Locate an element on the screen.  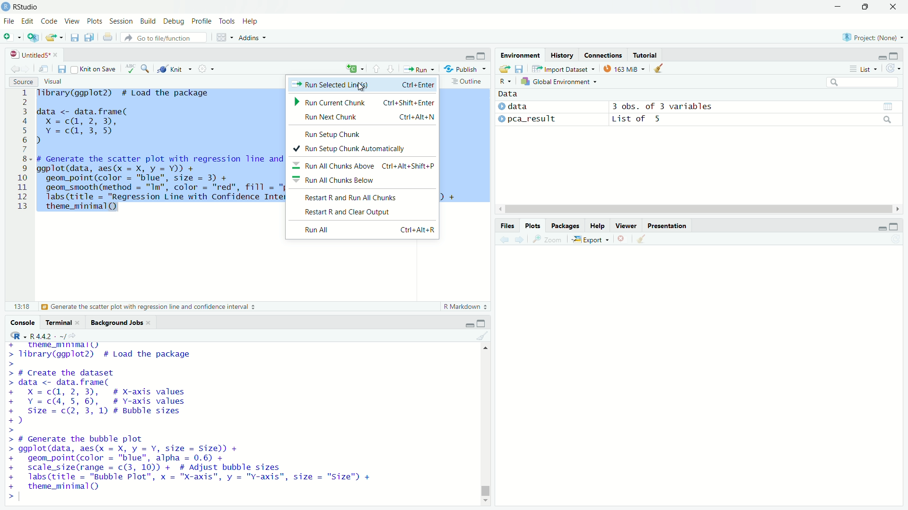
Remove current plot is located at coordinates (622, 239).